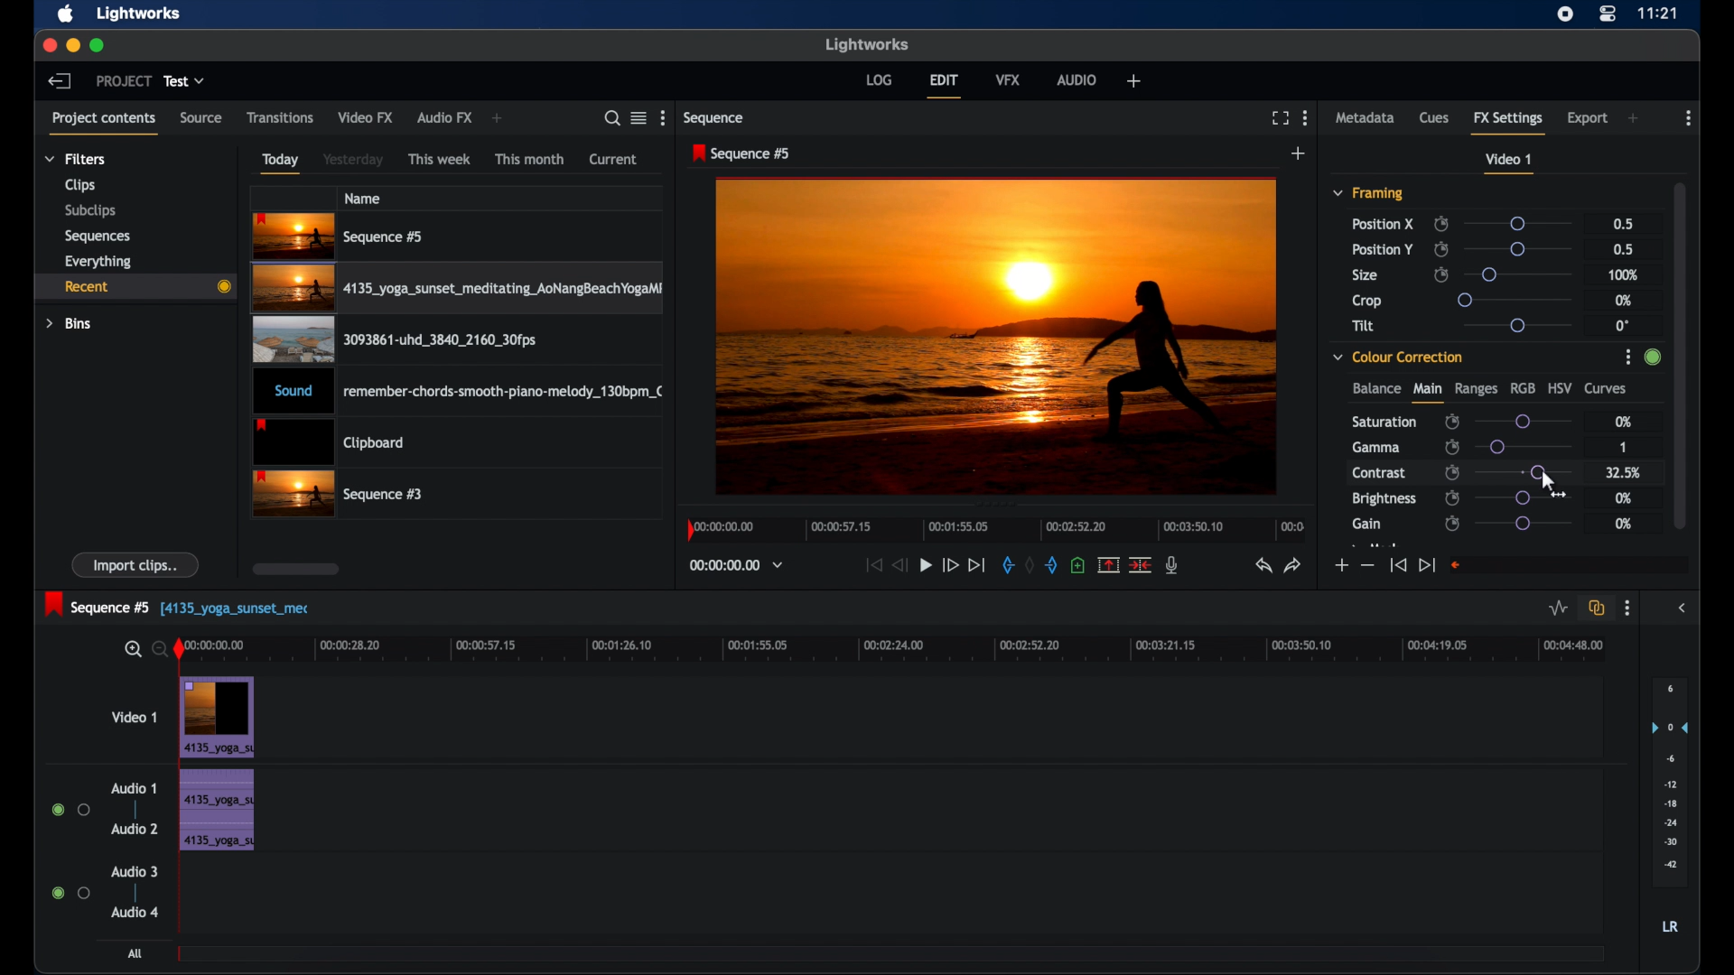 The width and height of the screenshot is (1734, 975). What do you see at coordinates (1383, 499) in the screenshot?
I see `brightness` at bounding box center [1383, 499].